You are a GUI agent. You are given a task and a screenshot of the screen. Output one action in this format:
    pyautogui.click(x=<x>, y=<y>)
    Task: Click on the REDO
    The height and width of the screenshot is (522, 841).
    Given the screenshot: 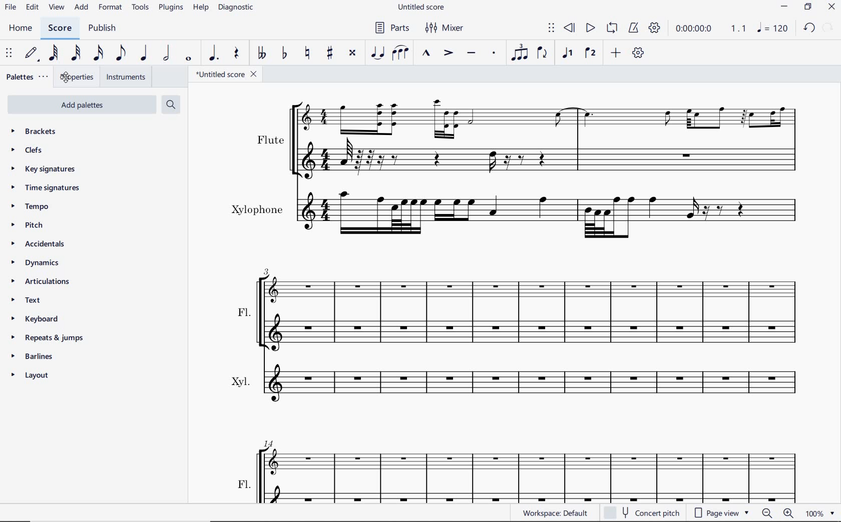 What is the action you would take?
    pyautogui.click(x=828, y=27)
    